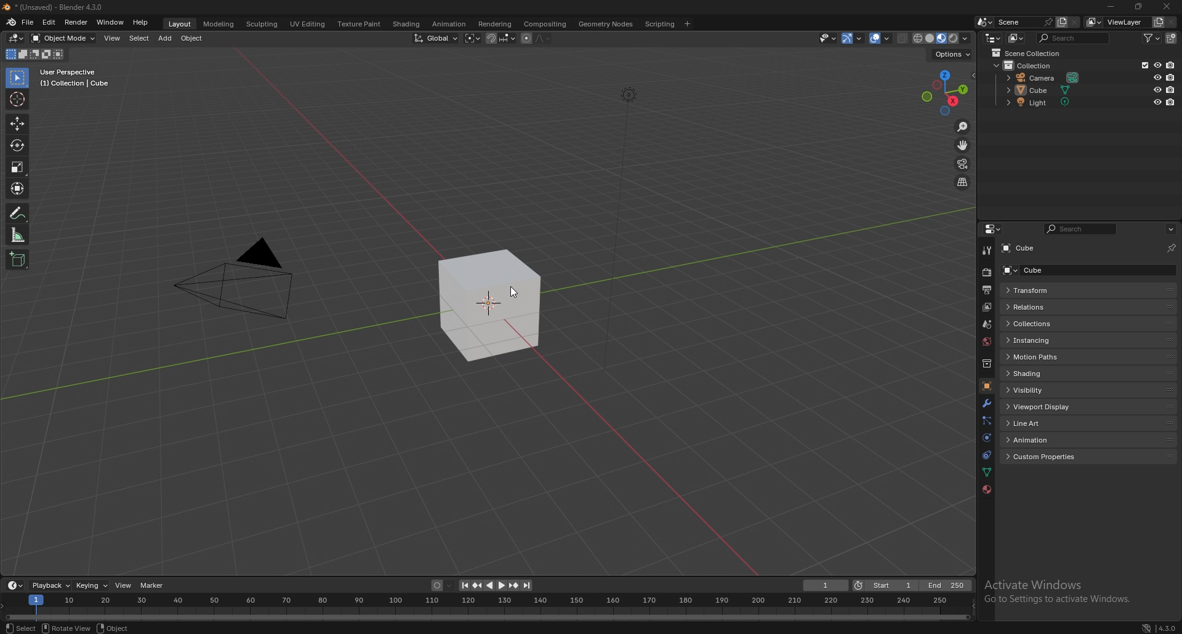 Image resolution: width=1182 pixels, height=634 pixels. What do you see at coordinates (435, 38) in the screenshot?
I see `transform orientation` at bounding box center [435, 38].